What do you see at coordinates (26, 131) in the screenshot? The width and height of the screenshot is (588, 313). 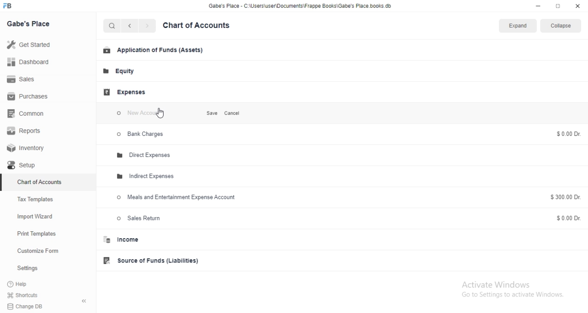 I see `Reports` at bounding box center [26, 131].